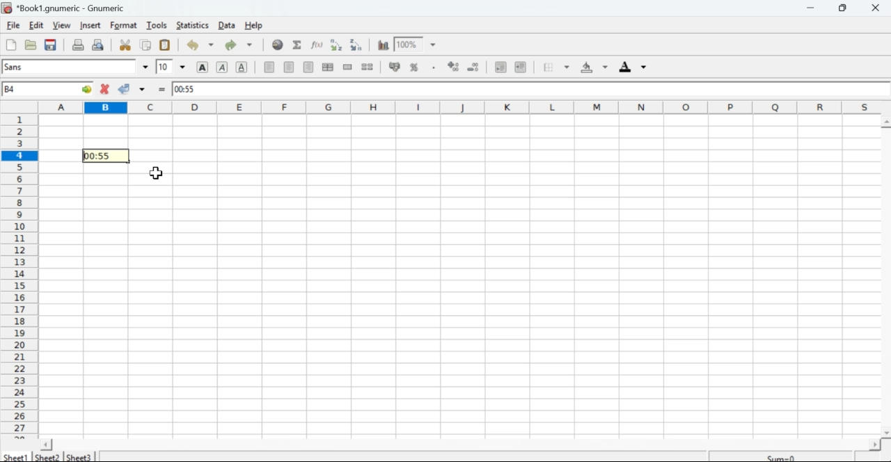 This screenshot has height=462, width=891. I want to click on scroll up, so click(885, 122).